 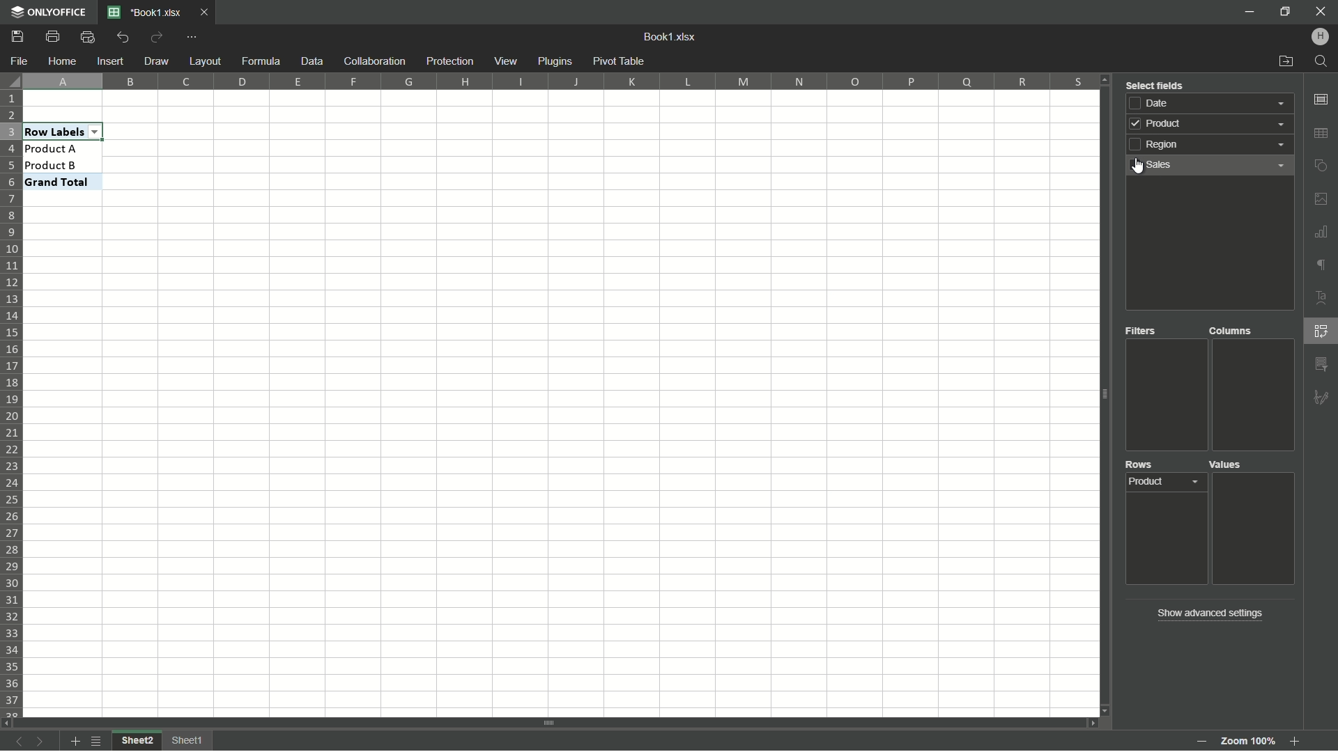 What do you see at coordinates (1321, 198) in the screenshot?
I see `insert image` at bounding box center [1321, 198].